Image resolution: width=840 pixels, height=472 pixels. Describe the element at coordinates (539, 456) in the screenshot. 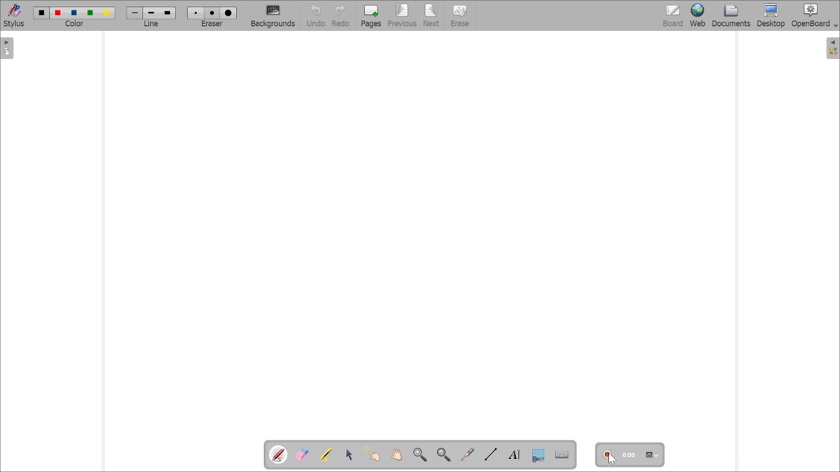

I see `Capture part of the screen` at that location.